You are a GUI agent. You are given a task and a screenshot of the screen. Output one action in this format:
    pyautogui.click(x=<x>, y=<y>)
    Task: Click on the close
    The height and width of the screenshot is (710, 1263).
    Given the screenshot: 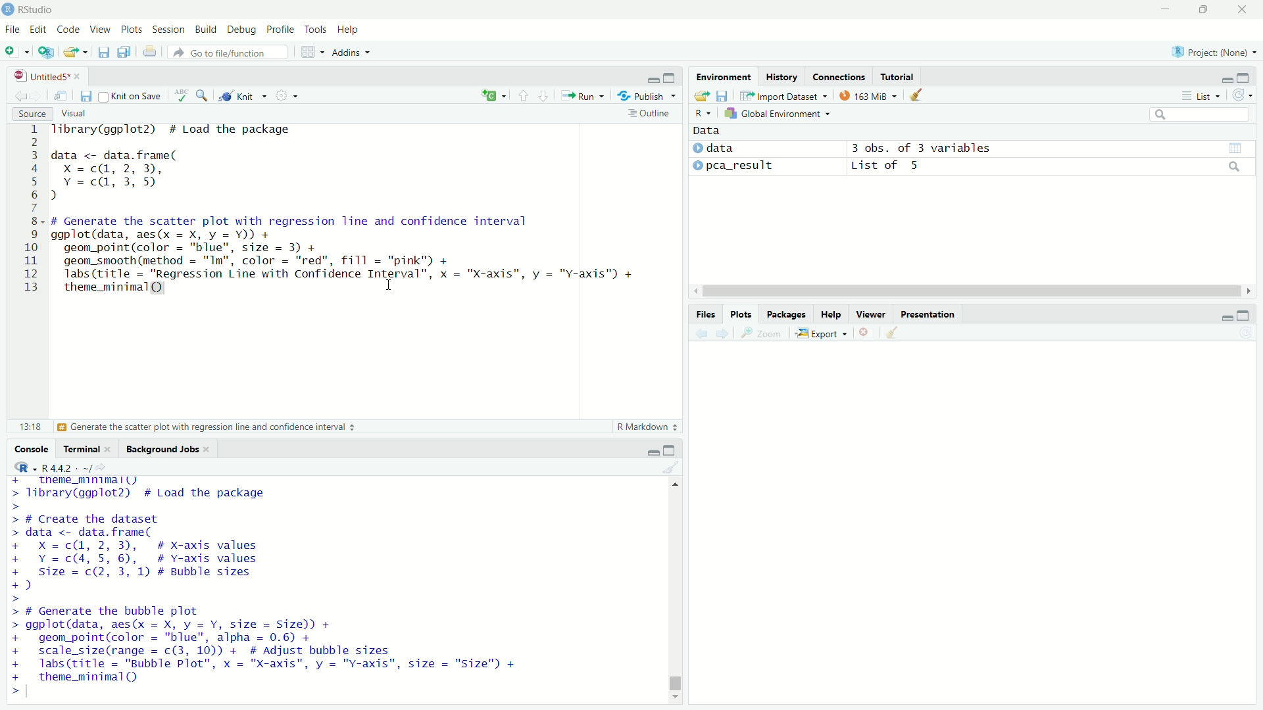 What is the action you would take?
    pyautogui.click(x=111, y=450)
    